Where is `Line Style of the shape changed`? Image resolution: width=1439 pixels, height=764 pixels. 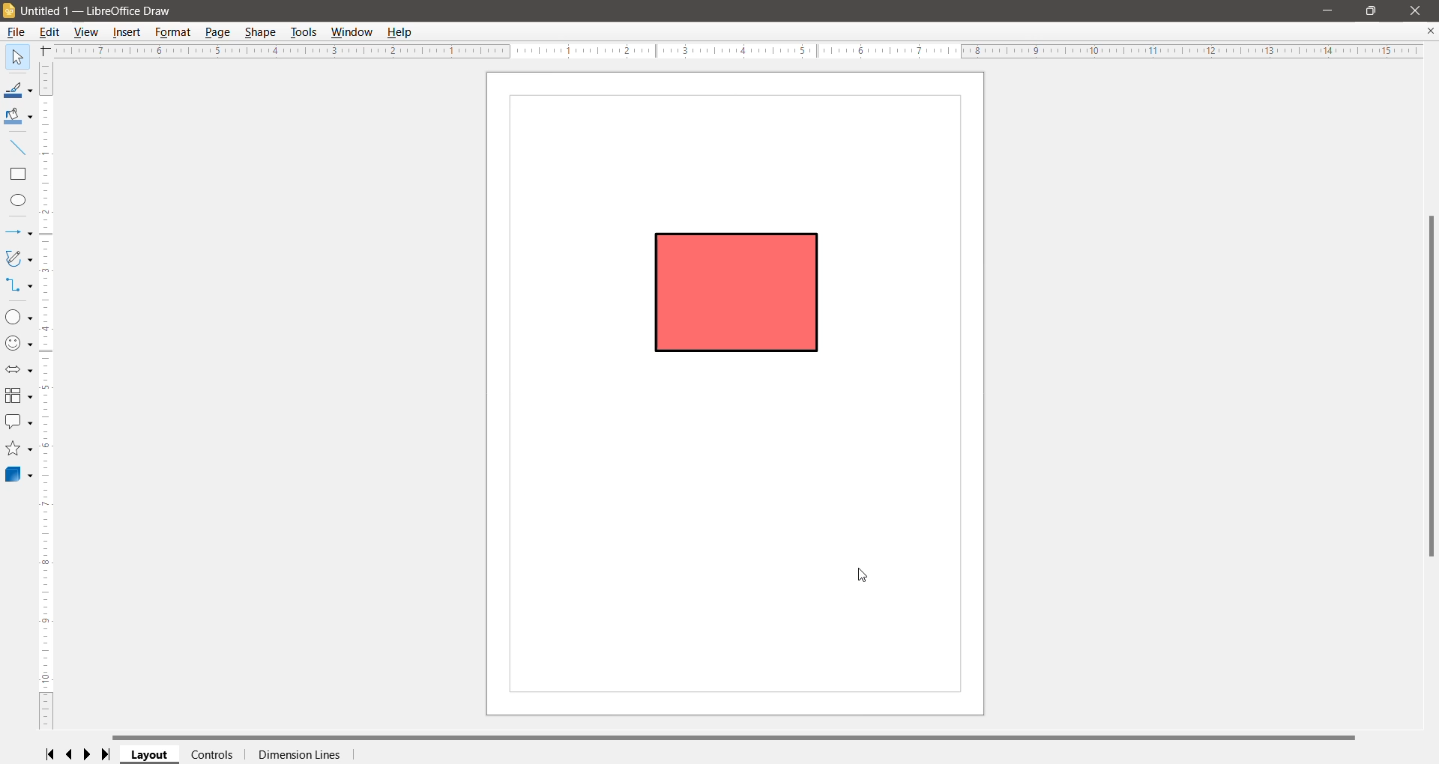 Line Style of the shape changed is located at coordinates (738, 290).